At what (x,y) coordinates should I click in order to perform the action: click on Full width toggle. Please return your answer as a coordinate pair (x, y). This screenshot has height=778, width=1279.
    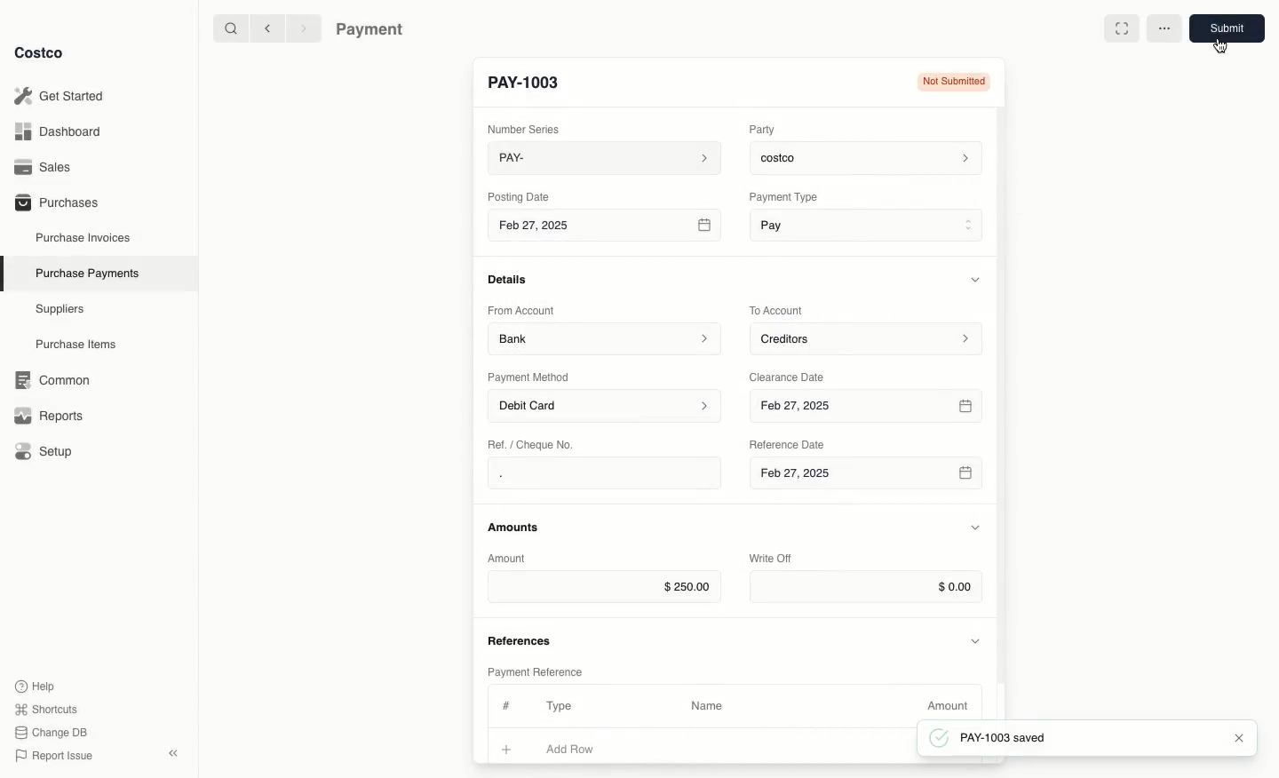
    Looking at the image, I should click on (1122, 28).